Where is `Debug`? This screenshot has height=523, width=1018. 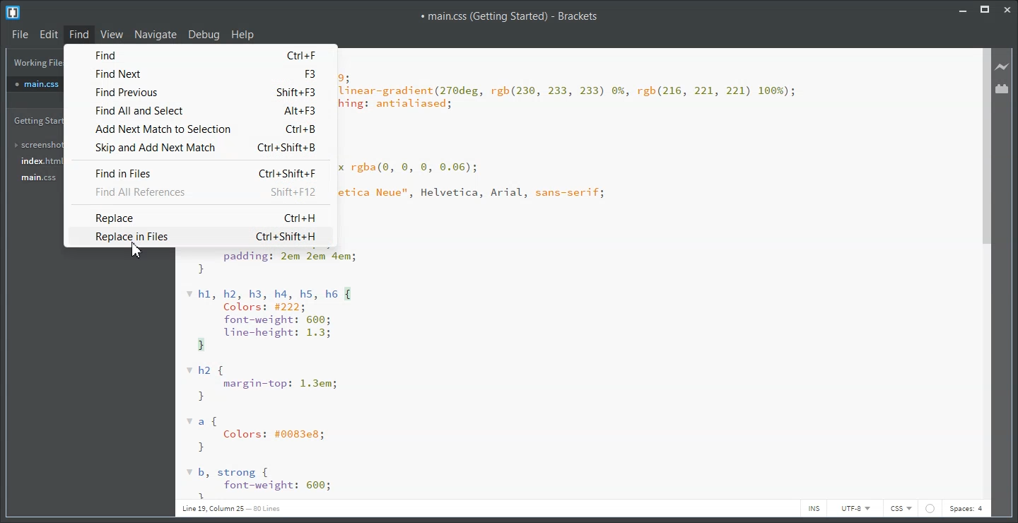
Debug is located at coordinates (204, 34).